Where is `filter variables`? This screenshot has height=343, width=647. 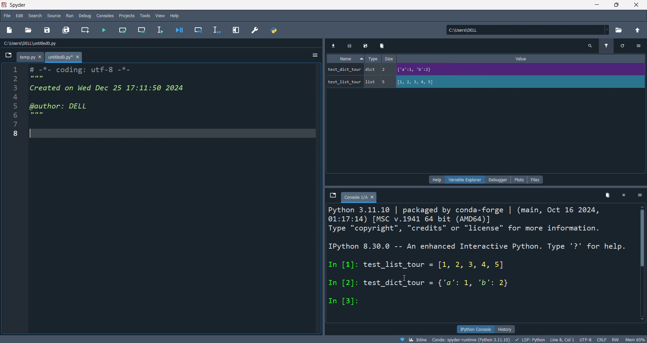
filter variables is located at coordinates (606, 46).